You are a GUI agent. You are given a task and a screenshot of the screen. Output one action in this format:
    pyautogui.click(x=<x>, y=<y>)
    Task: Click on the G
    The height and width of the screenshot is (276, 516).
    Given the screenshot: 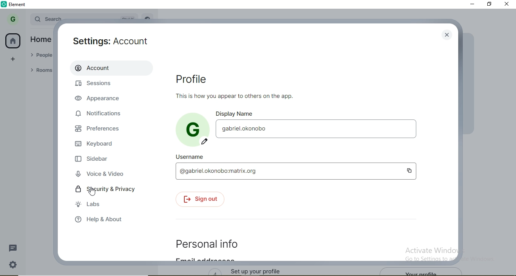 What is the action you would take?
    pyautogui.click(x=188, y=123)
    